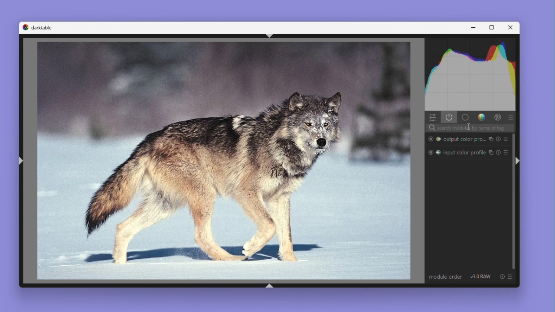 The height and width of the screenshot is (312, 555). I want to click on Power Button, so click(449, 117).